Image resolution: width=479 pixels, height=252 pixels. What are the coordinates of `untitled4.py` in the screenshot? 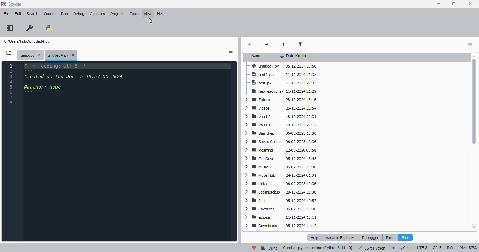 It's located at (61, 55).